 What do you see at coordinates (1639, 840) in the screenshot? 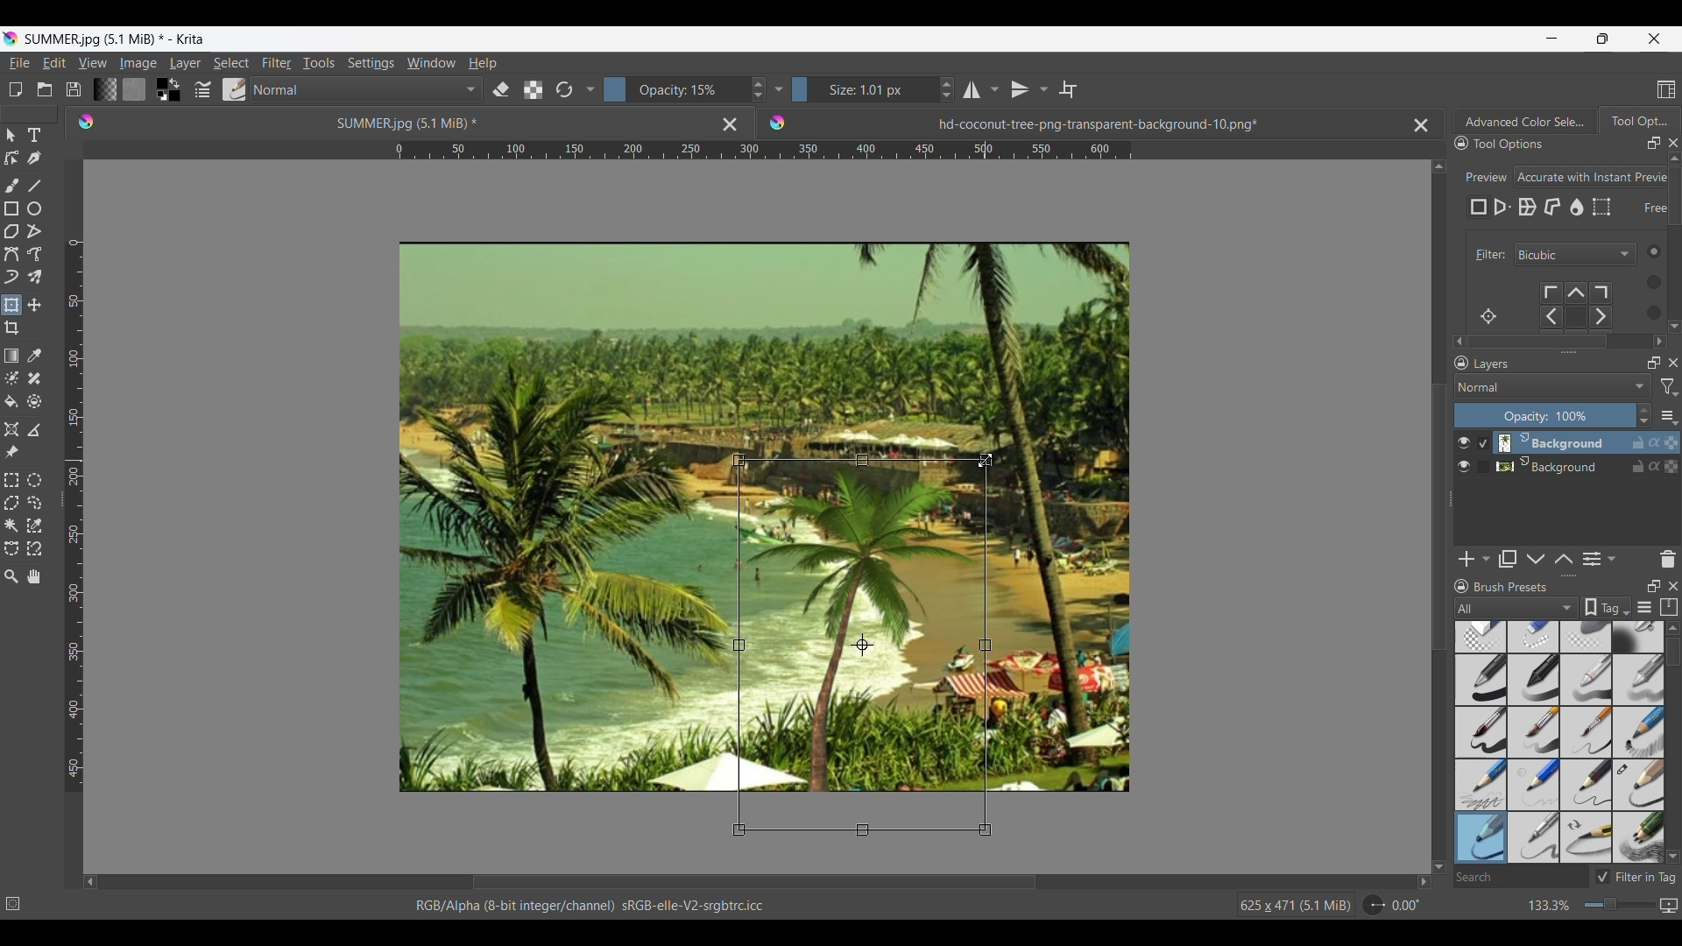
I see `ink pen` at bounding box center [1639, 840].